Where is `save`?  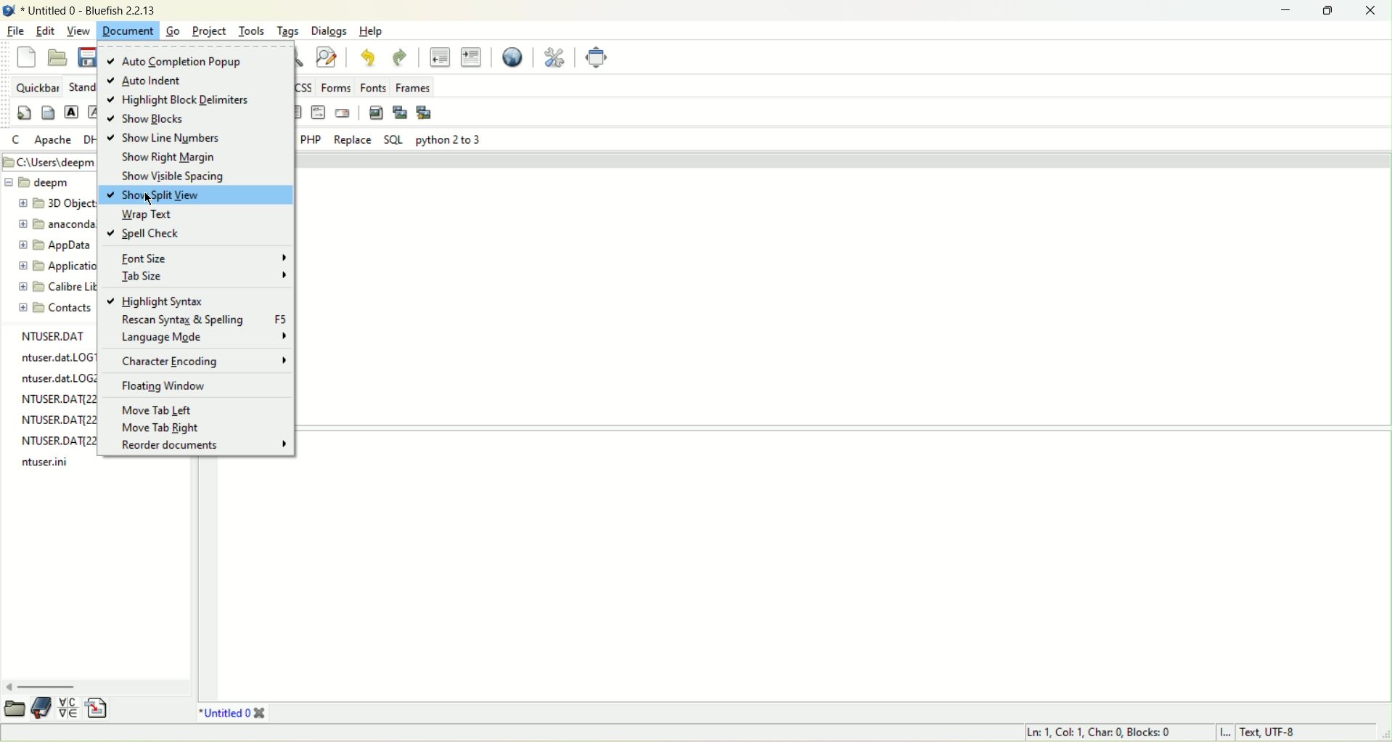 save is located at coordinates (89, 58).